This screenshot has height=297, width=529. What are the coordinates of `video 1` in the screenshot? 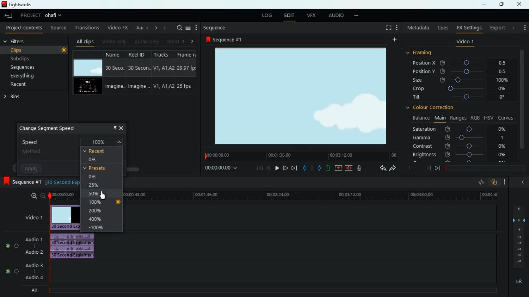 It's located at (464, 42).